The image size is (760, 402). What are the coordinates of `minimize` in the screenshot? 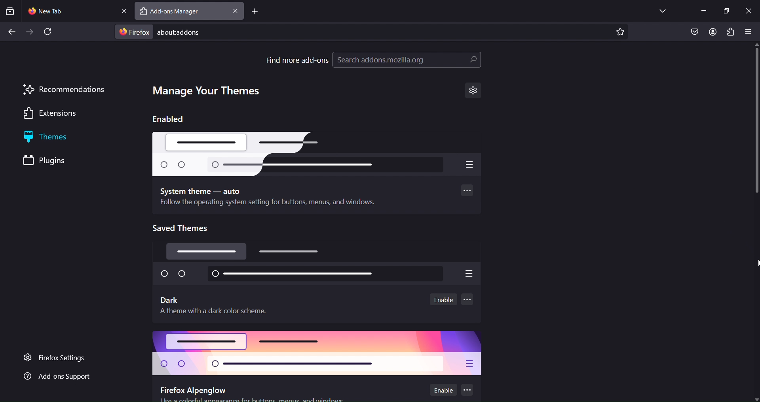 It's located at (701, 11).